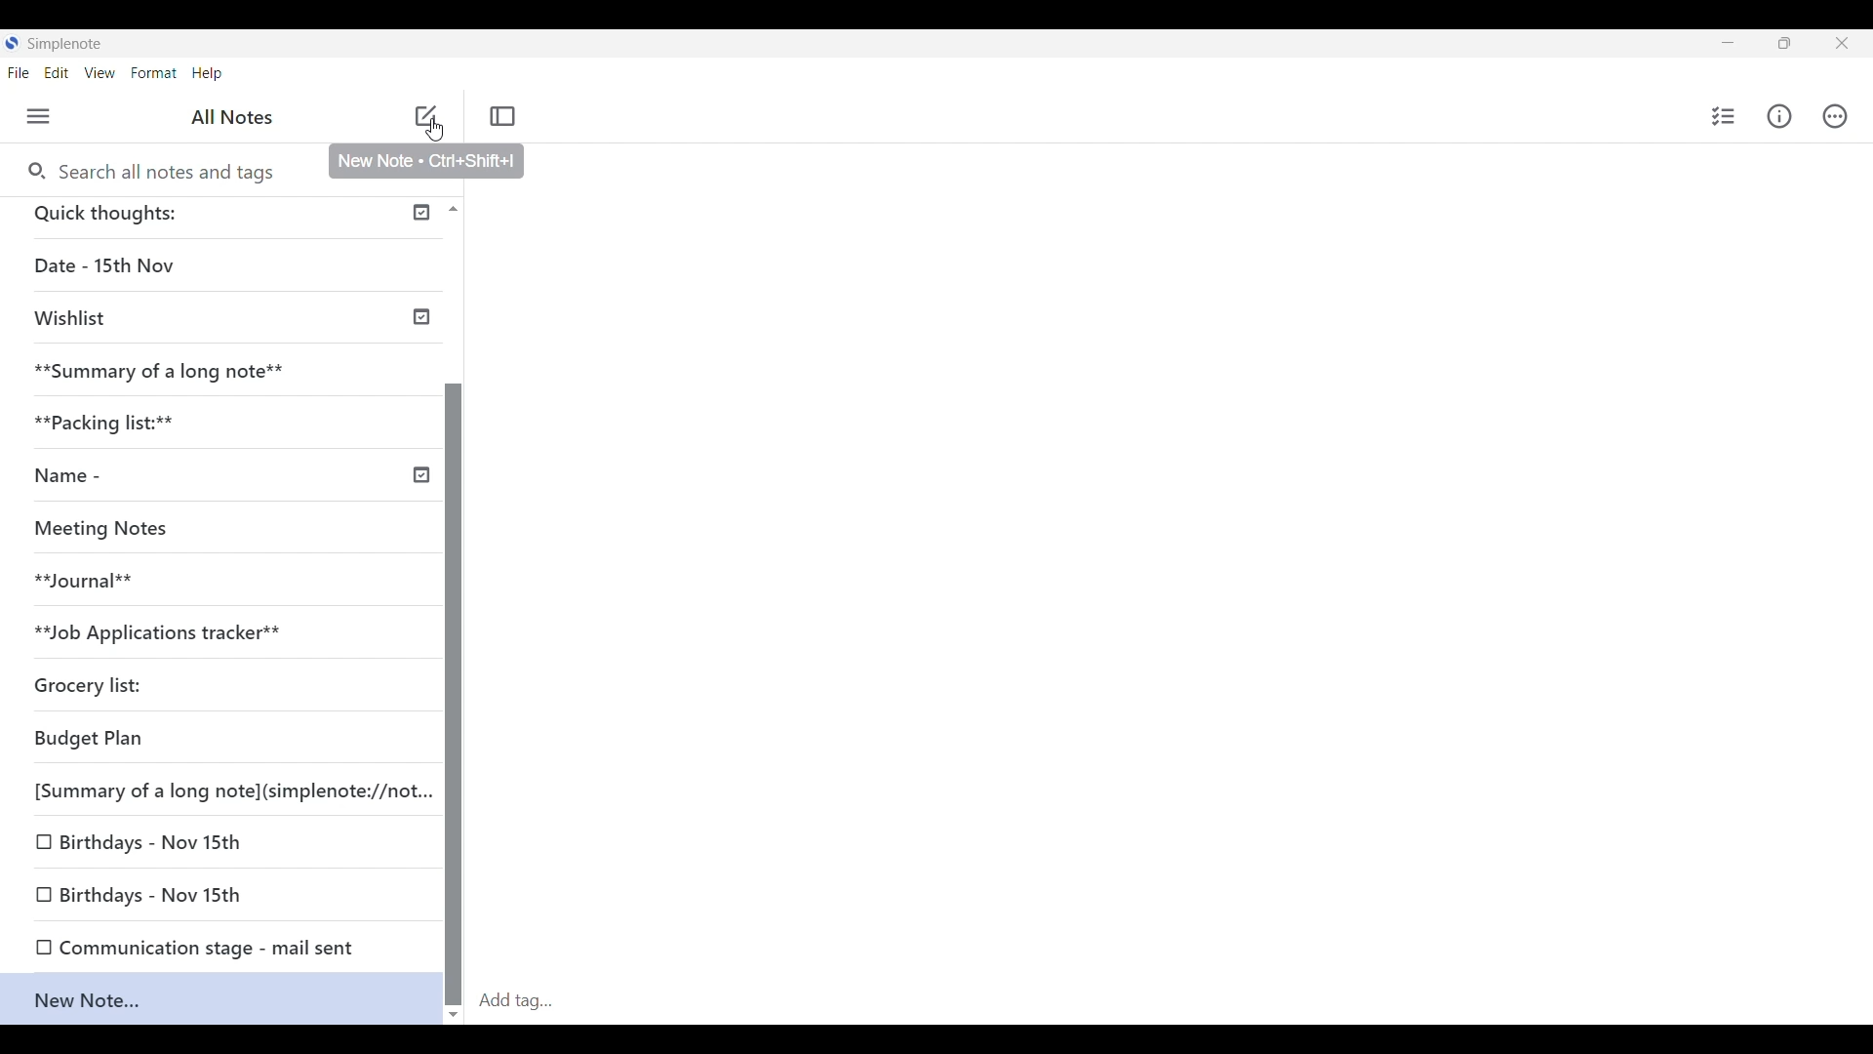  Describe the element at coordinates (19, 73) in the screenshot. I see `File` at that location.